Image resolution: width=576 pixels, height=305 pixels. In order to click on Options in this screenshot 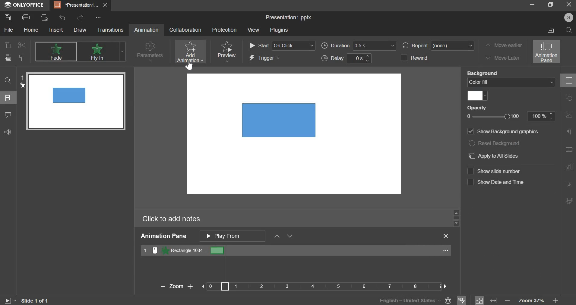, I will do `click(97, 17)`.